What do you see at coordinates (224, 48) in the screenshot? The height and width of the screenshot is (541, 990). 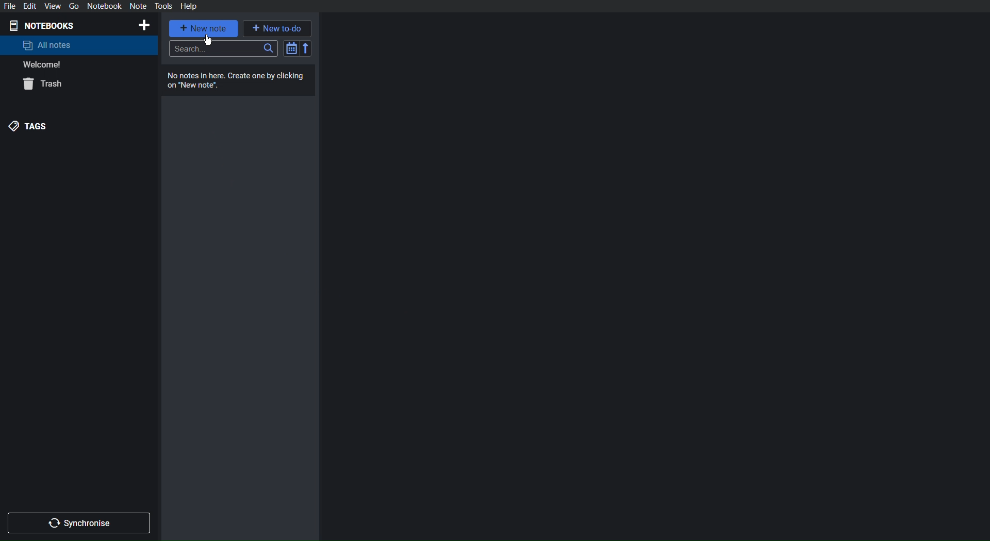 I see `Search` at bounding box center [224, 48].